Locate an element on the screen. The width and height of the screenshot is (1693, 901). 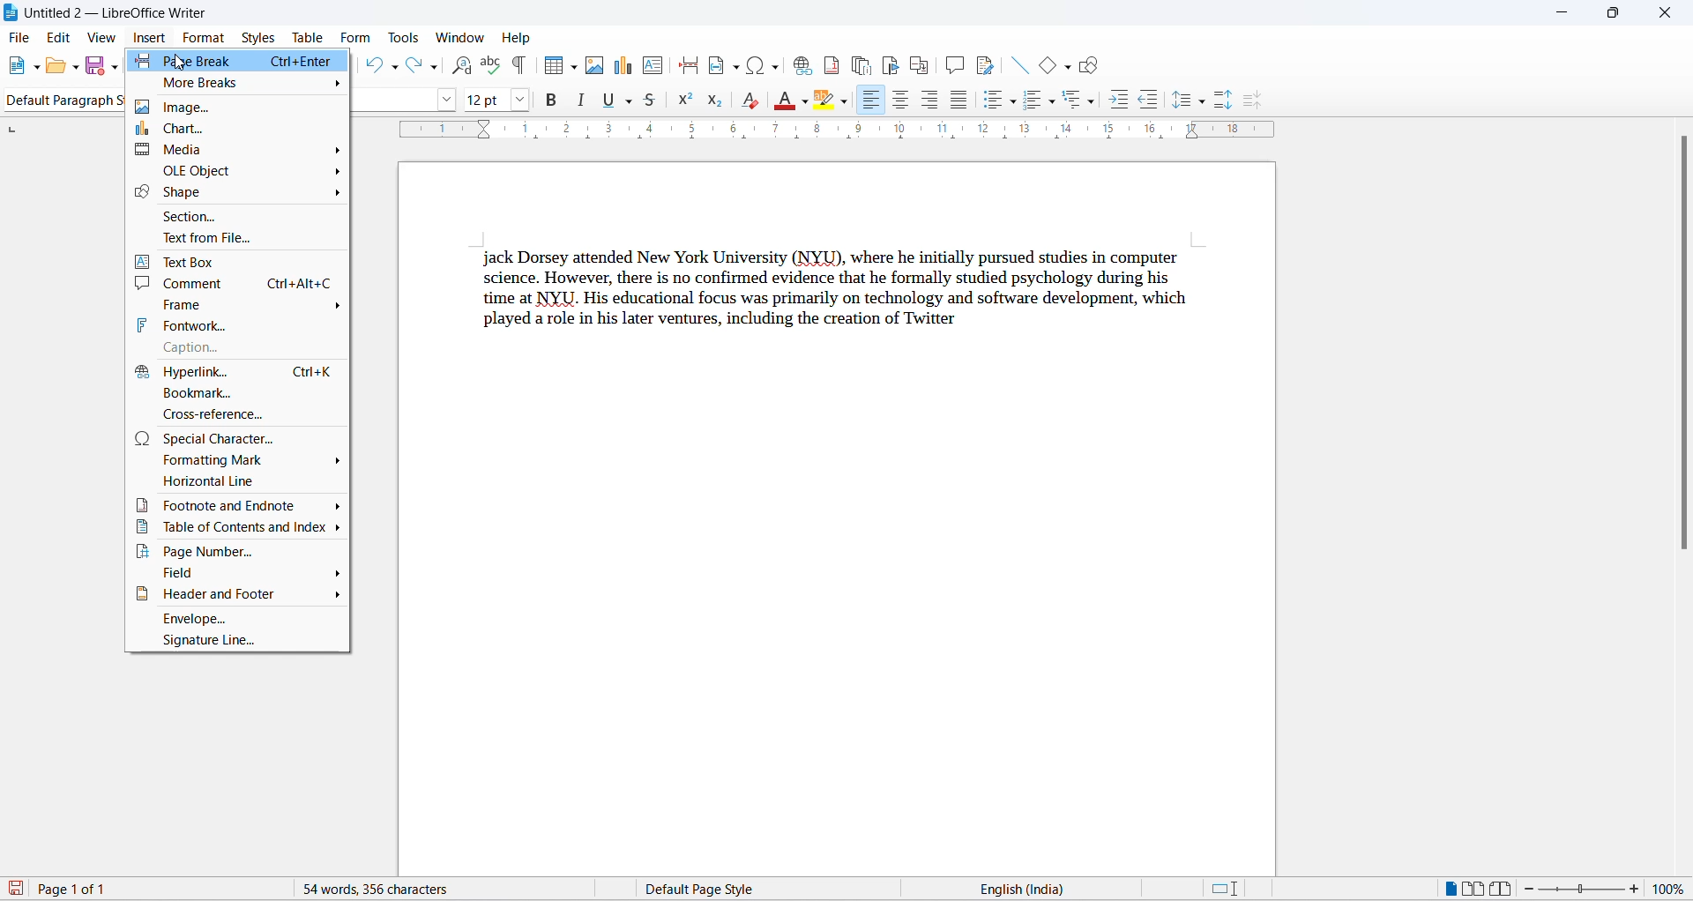
hyperlink is located at coordinates (238, 369).